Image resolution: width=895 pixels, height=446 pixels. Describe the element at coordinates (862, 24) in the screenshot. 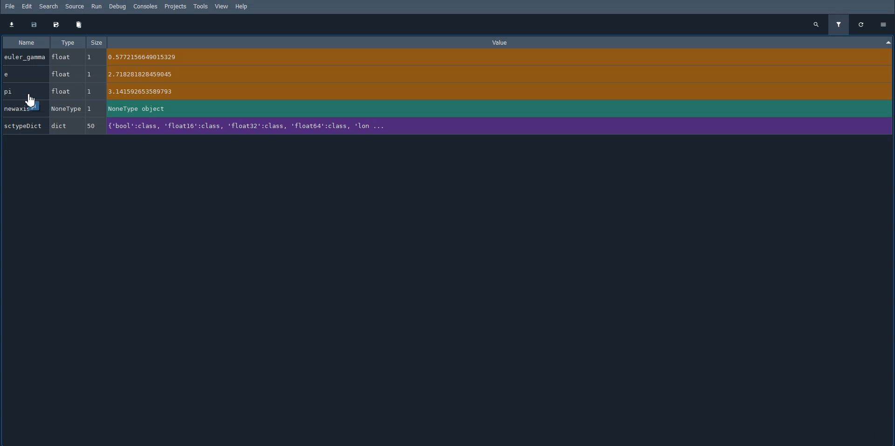

I see `Refresh all variables ` at that location.